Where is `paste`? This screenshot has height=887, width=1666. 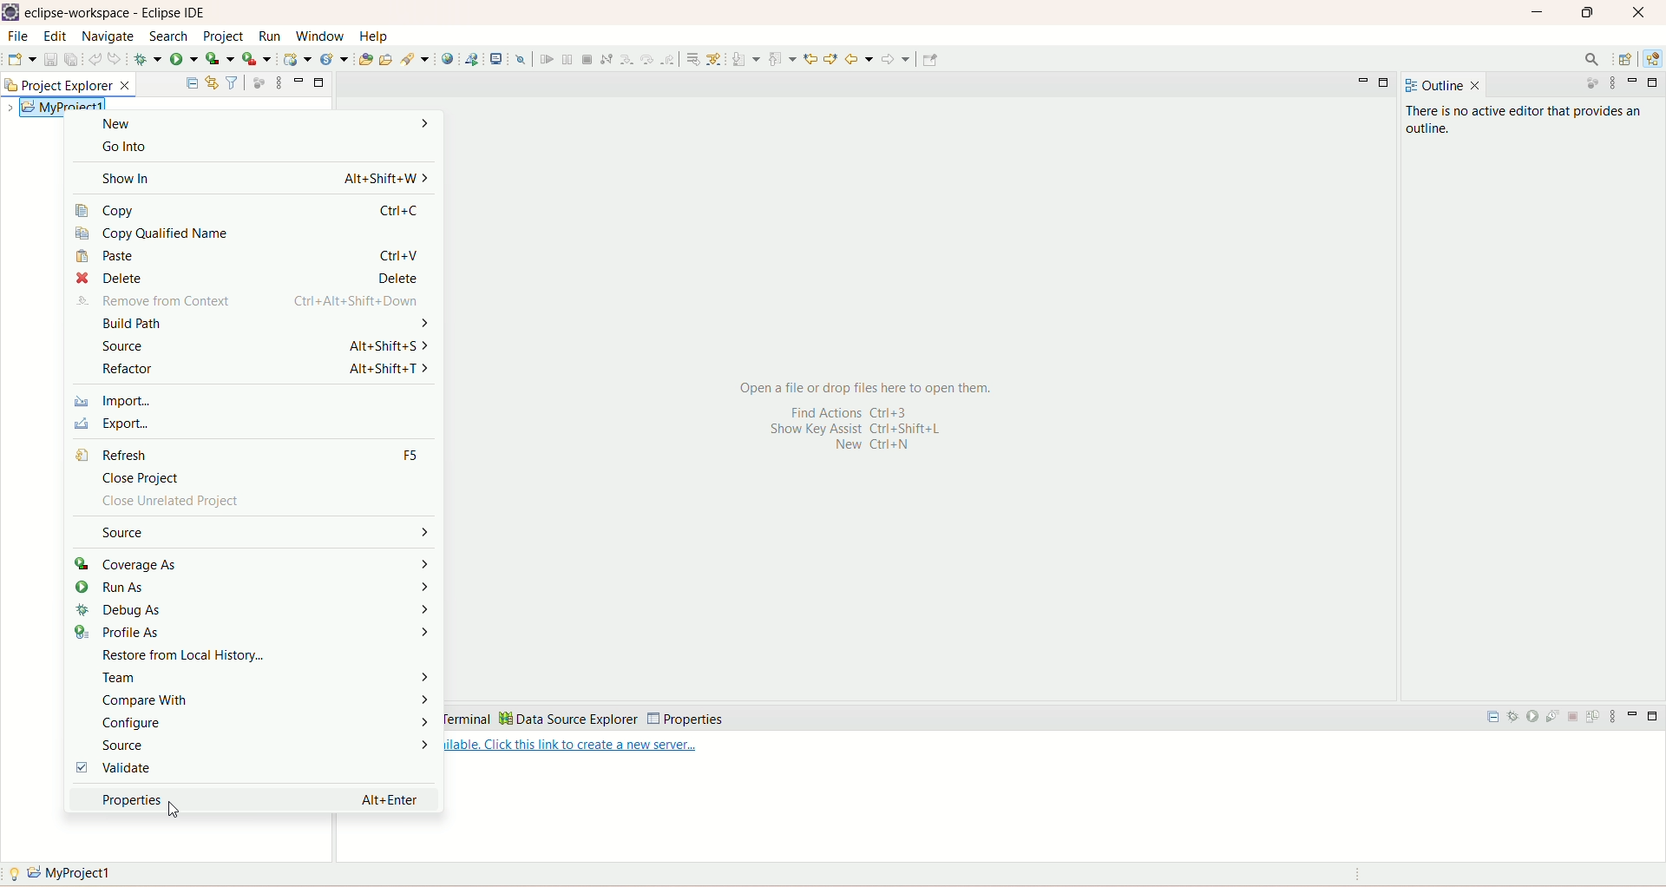 paste is located at coordinates (248, 258).